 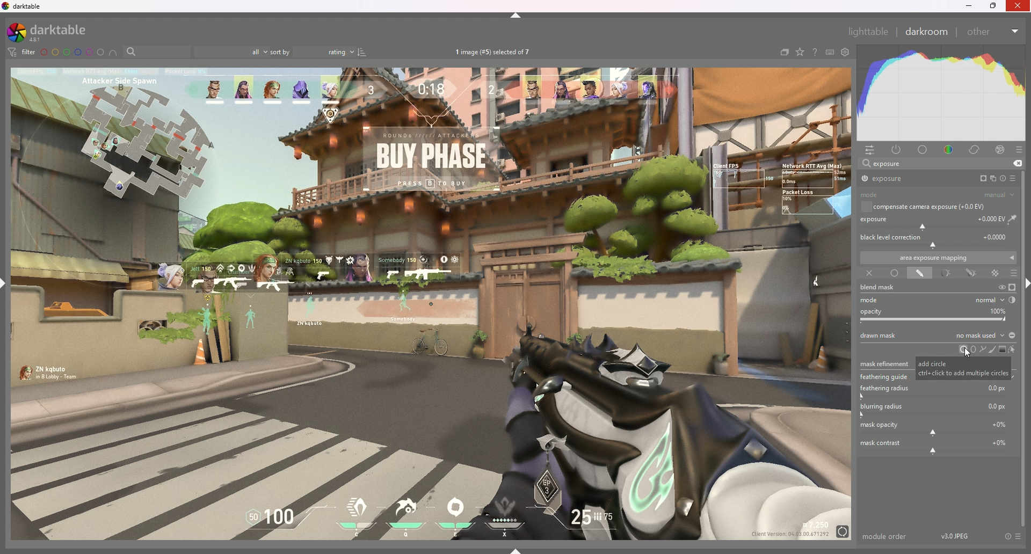 What do you see at coordinates (919, 274) in the screenshot?
I see `drawn mask` at bounding box center [919, 274].